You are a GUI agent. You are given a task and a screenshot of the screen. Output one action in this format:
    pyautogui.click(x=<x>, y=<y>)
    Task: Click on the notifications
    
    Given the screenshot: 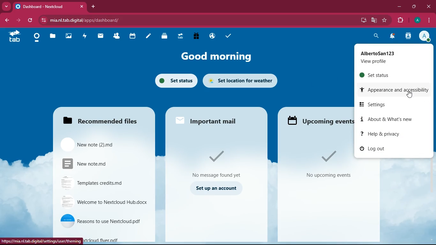 What is the action you would take?
    pyautogui.click(x=392, y=37)
    